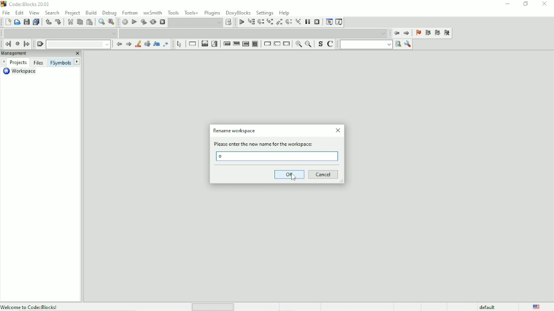  Describe the element at coordinates (137, 44) in the screenshot. I see `Highlight` at that location.